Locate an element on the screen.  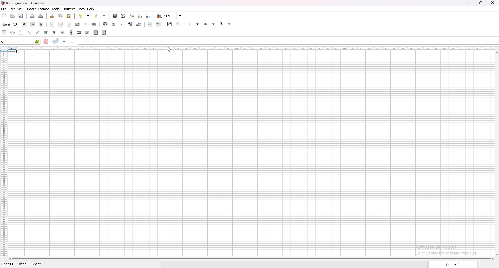
merge cells is located at coordinates (86, 24).